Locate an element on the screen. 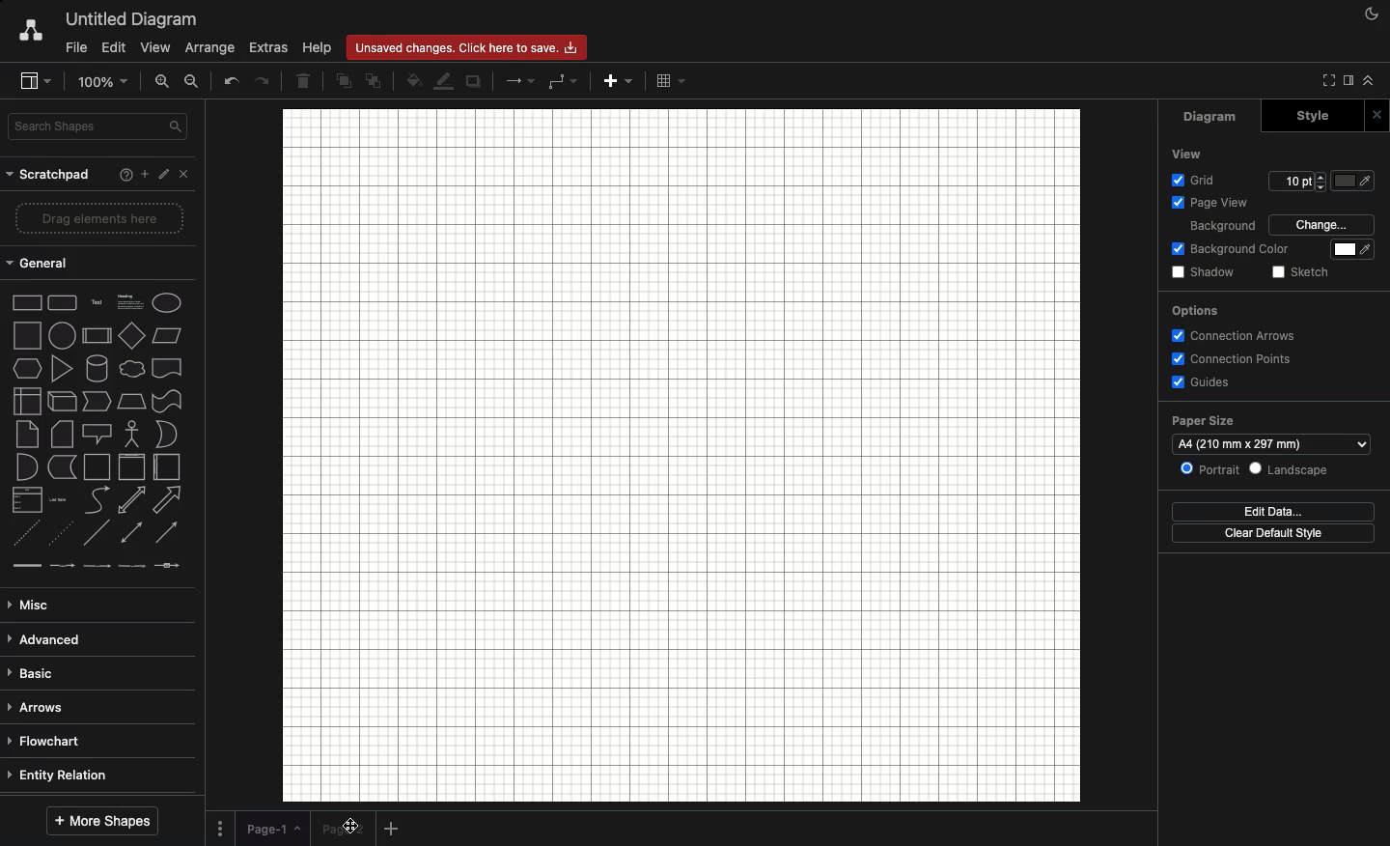 This screenshot has height=846, width=1390. File is located at coordinates (74, 46).